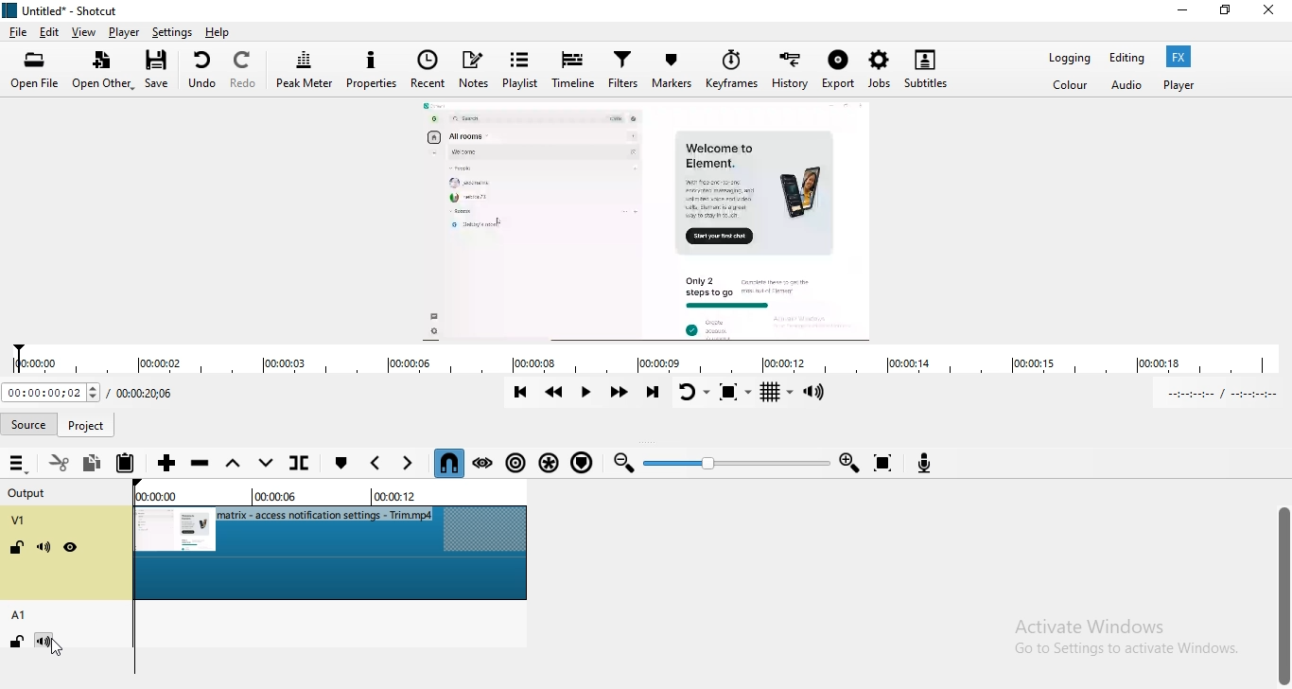 This screenshot has width=1292, height=689. What do you see at coordinates (1179, 86) in the screenshot?
I see `Player` at bounding box center [1179, 86].